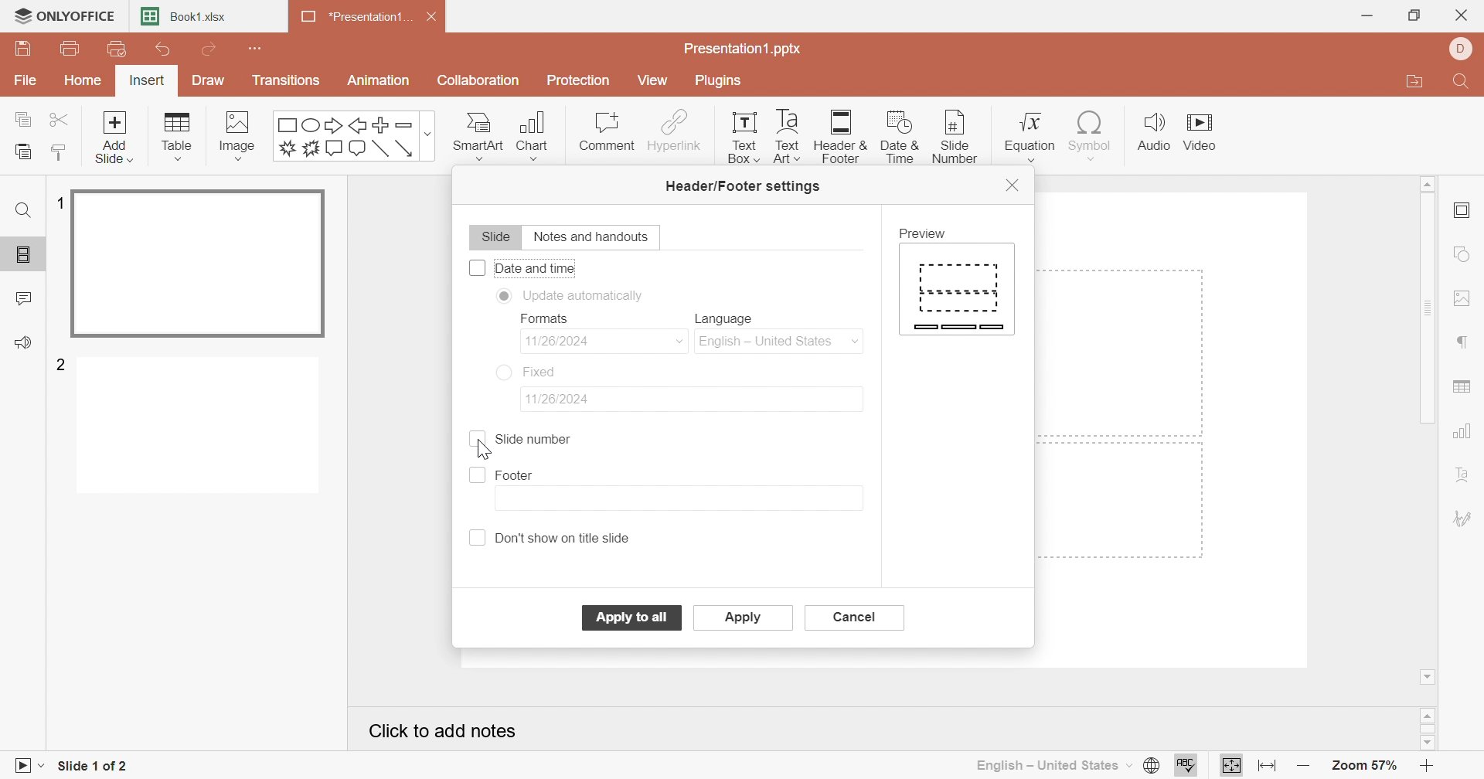  Describe the element at coordinates (1463, 476) in the screenshot. I see `Text Art settings` at that location.